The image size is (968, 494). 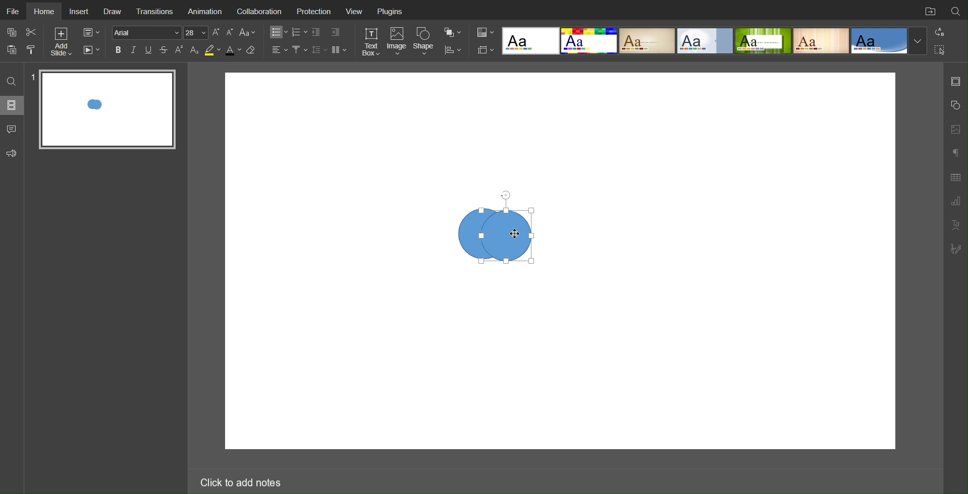 What do you see at coordinates (955, 105) in the screenshot?
I see `Shape Settings` at bounding box center [955, 105].